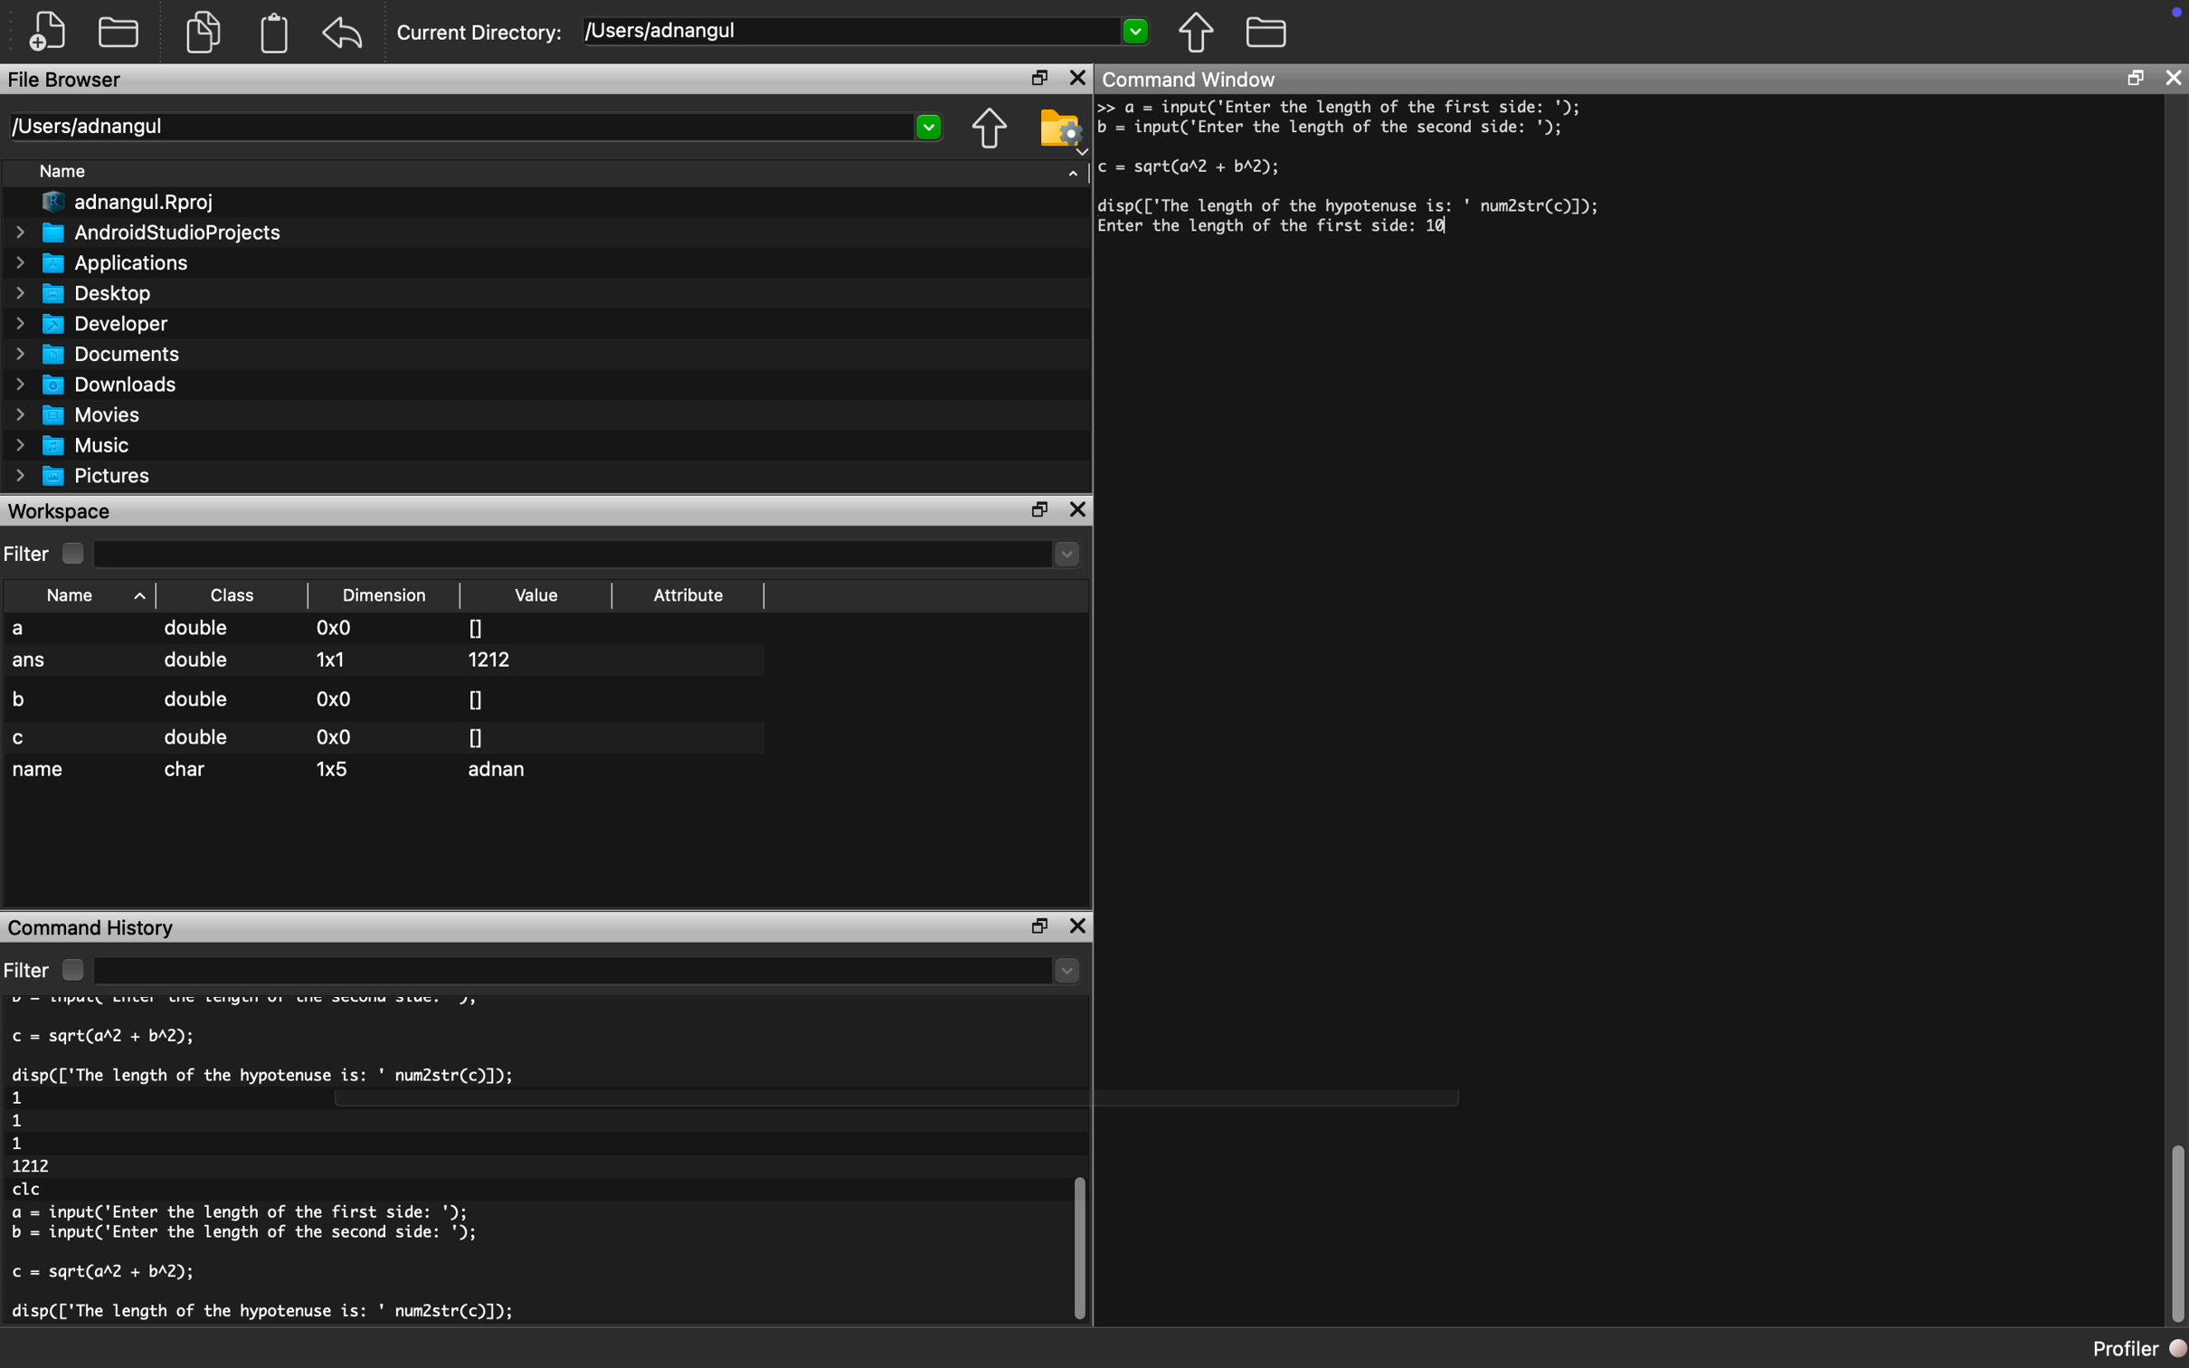 The width and height of the screenshot is (2189, 1368). I want to click on 0x0, so click(330, 737).